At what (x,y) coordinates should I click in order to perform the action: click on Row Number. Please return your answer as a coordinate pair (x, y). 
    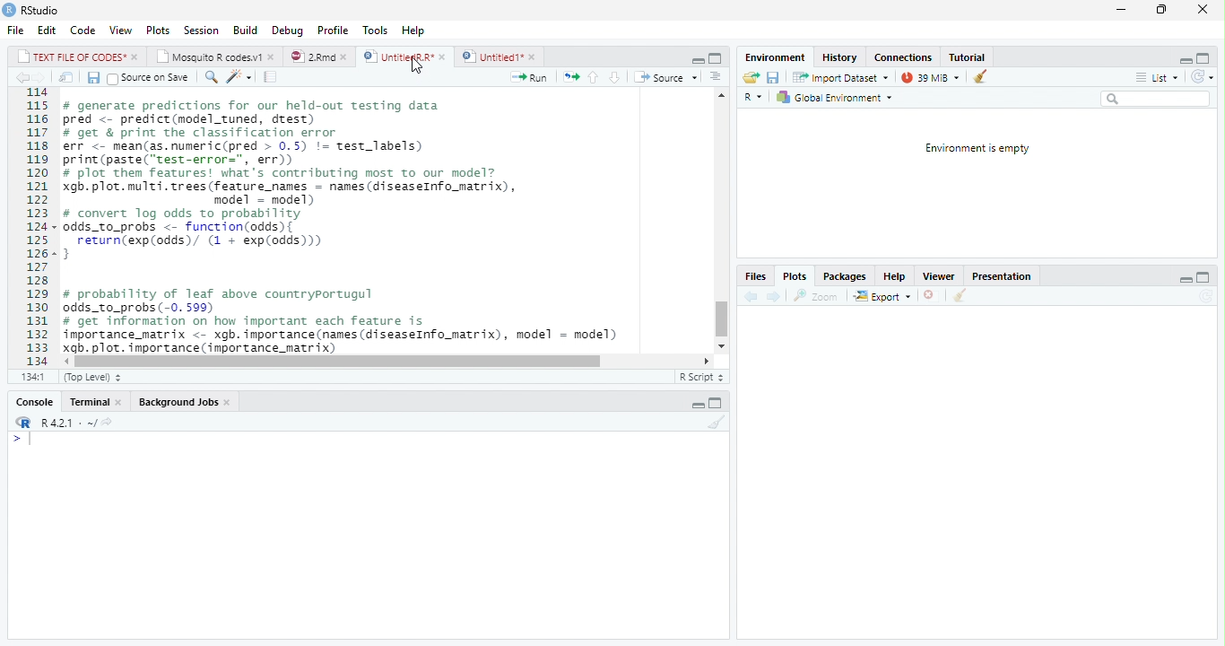
    Looking at the image, I should click on (31, 227).